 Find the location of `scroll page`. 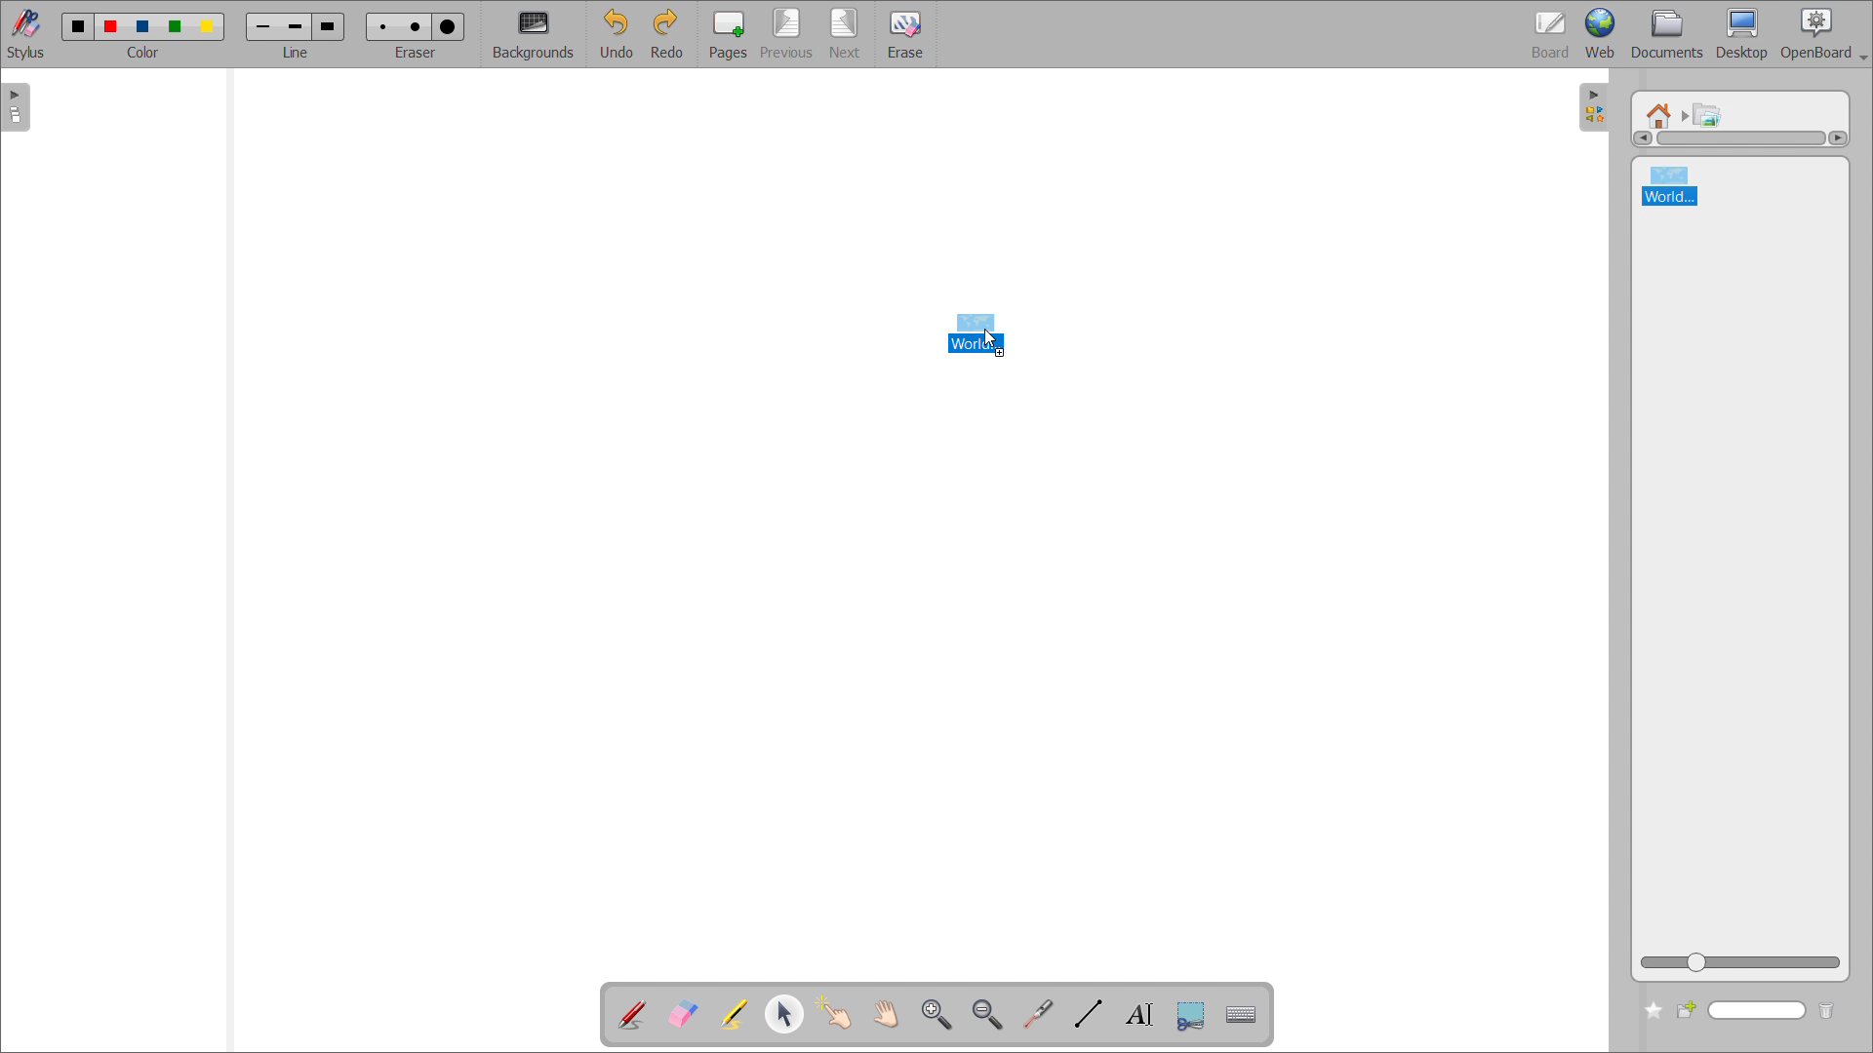

scroll page is located at coordinates (885, 1014).